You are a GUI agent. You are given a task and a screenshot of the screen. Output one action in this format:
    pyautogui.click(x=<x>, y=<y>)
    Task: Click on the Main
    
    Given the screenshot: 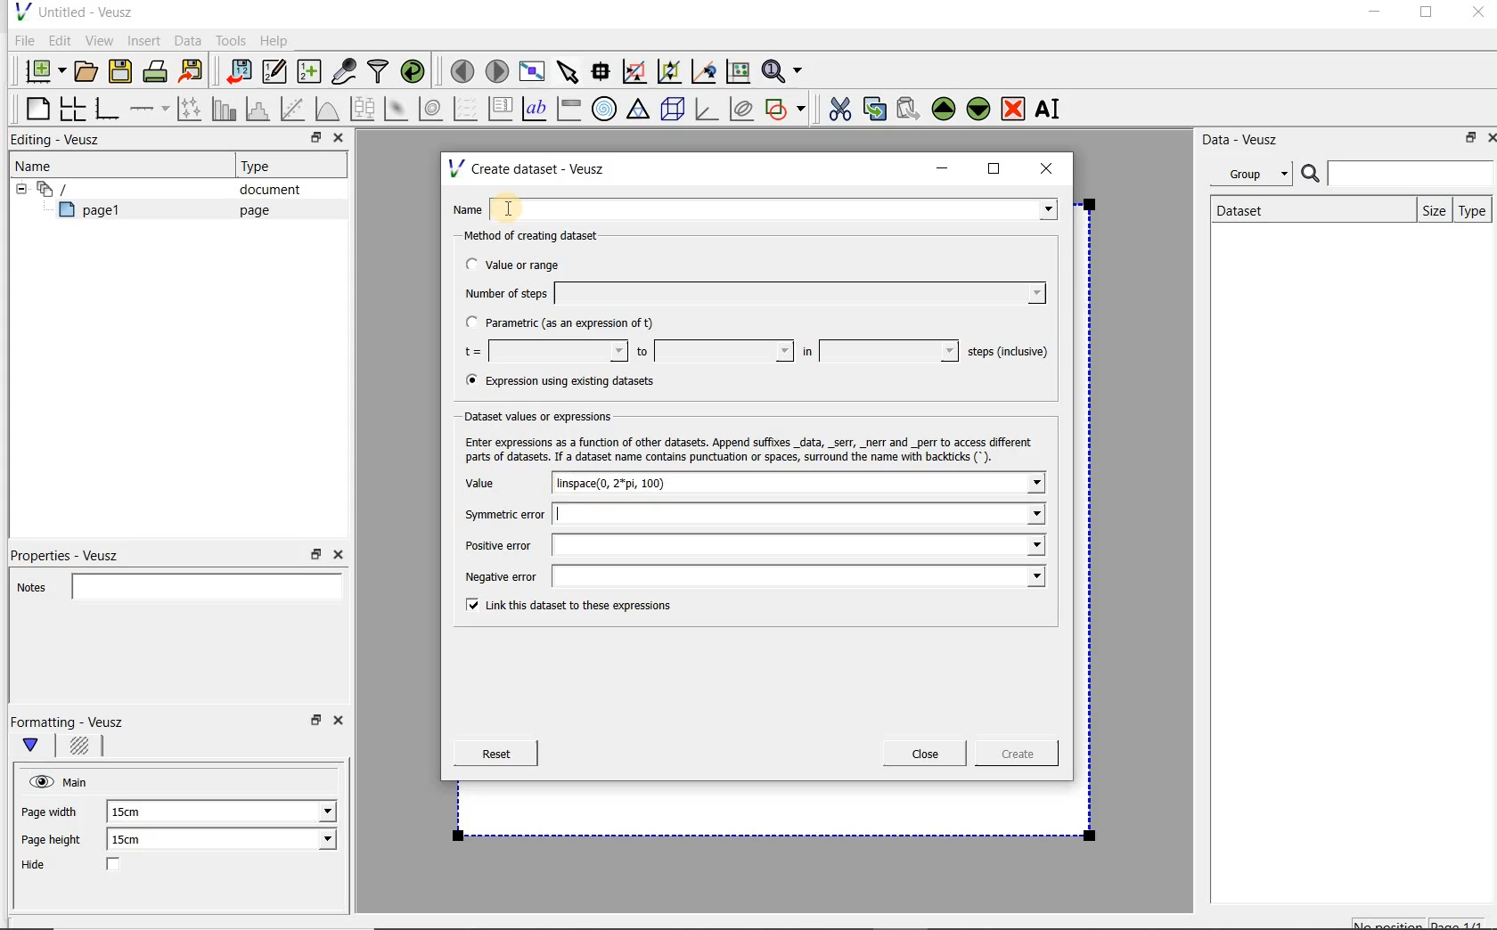 What is the action you would take?
    pyautogui.click(x=78, y=780)
    